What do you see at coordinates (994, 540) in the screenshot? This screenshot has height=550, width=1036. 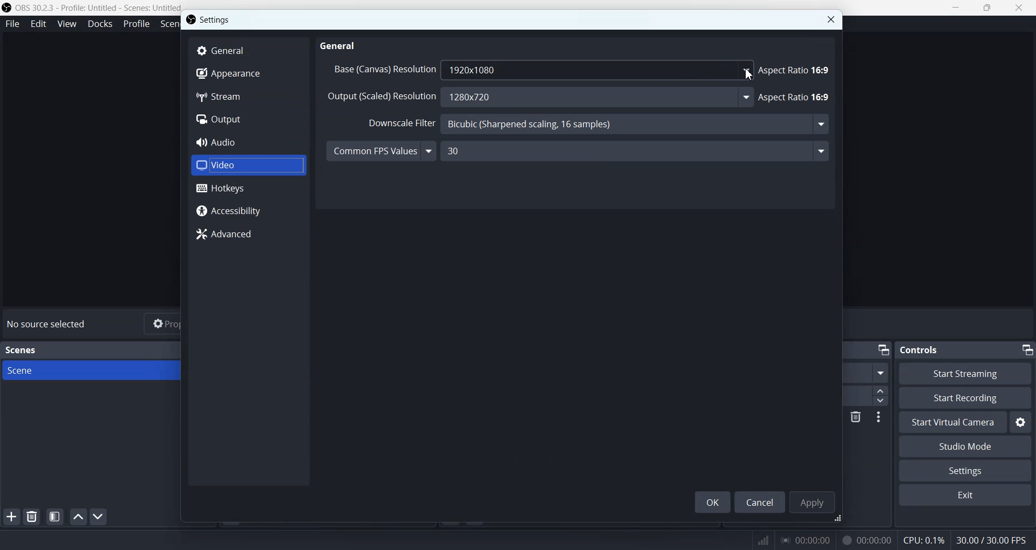 I see `30.00 / 30.00 FPS` at bounding box center [994, 540].